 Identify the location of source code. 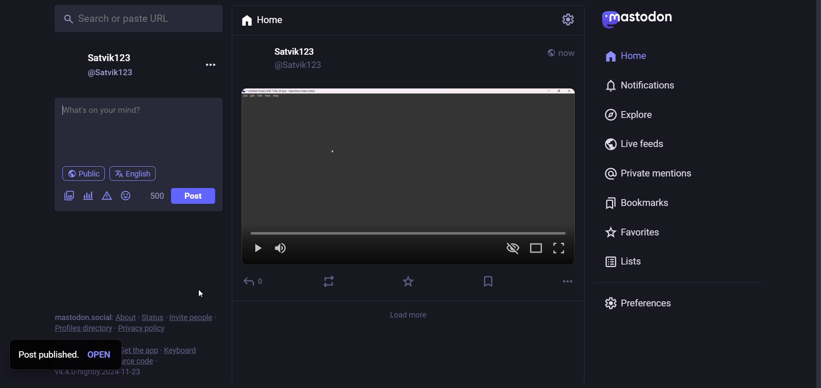
(144, 362).